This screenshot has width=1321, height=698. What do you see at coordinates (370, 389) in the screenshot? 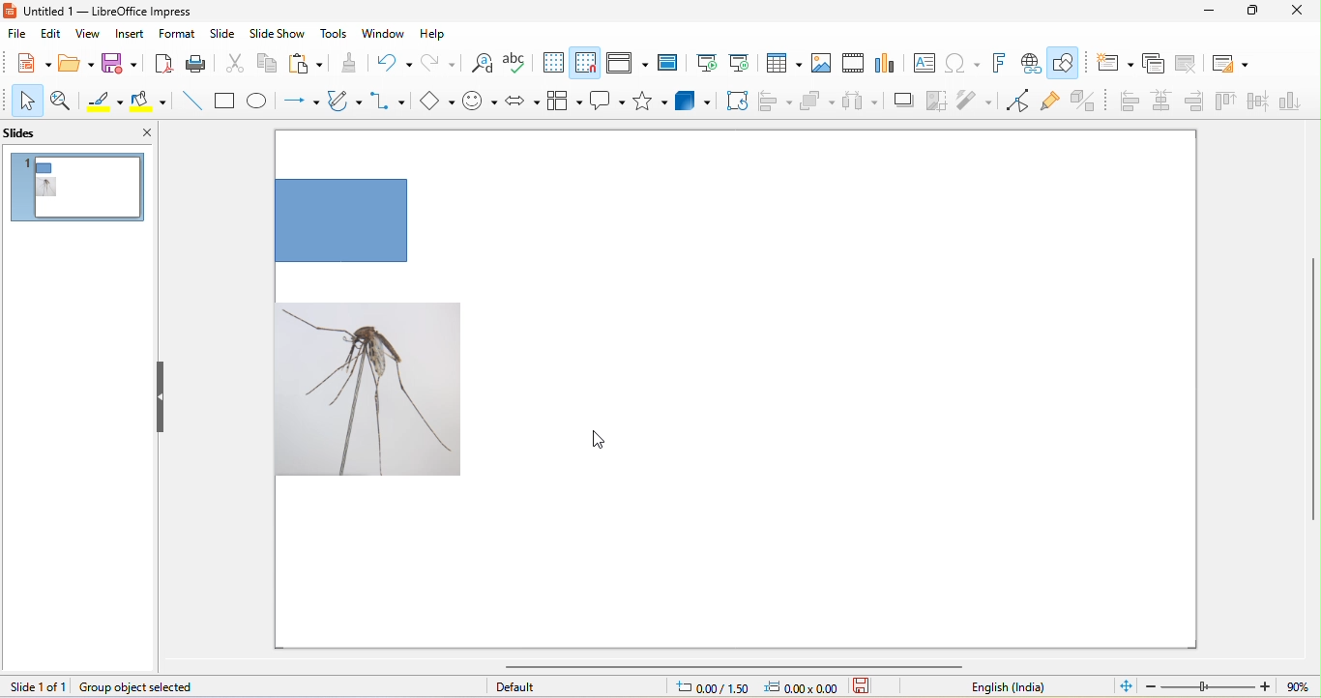
I see `picture` at bounding box center [370, 389].